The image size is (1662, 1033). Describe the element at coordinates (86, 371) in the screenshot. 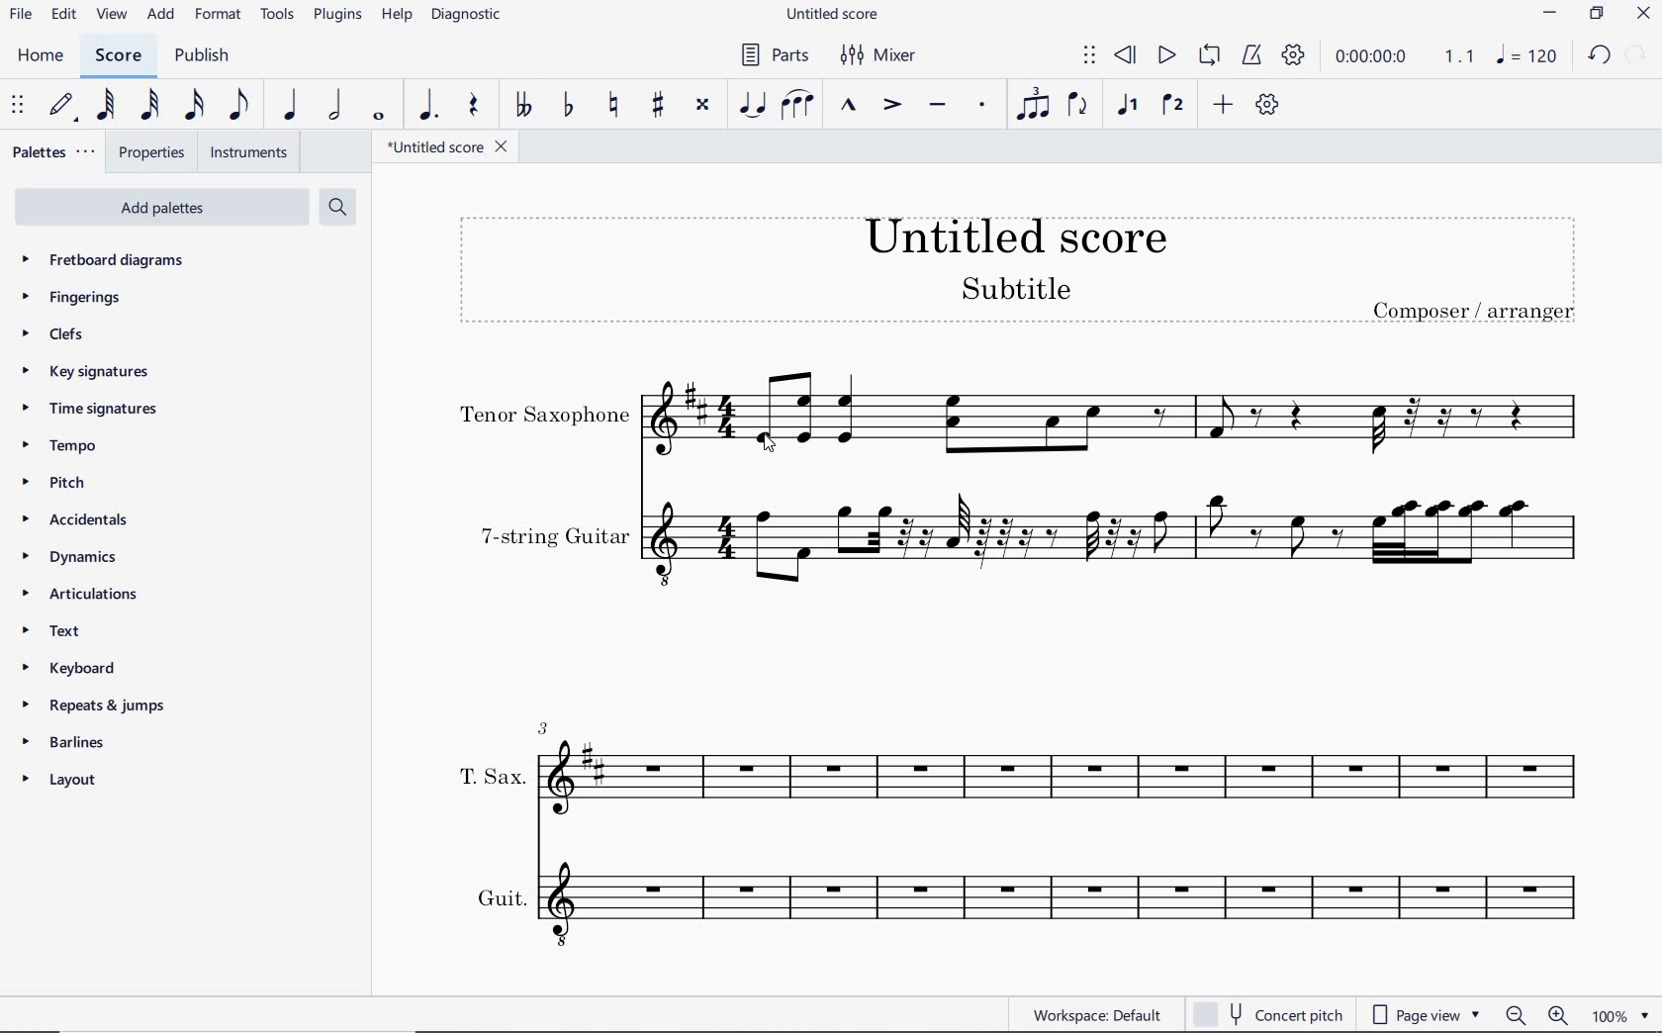

I see `KEY SIGNATURES` at that location.